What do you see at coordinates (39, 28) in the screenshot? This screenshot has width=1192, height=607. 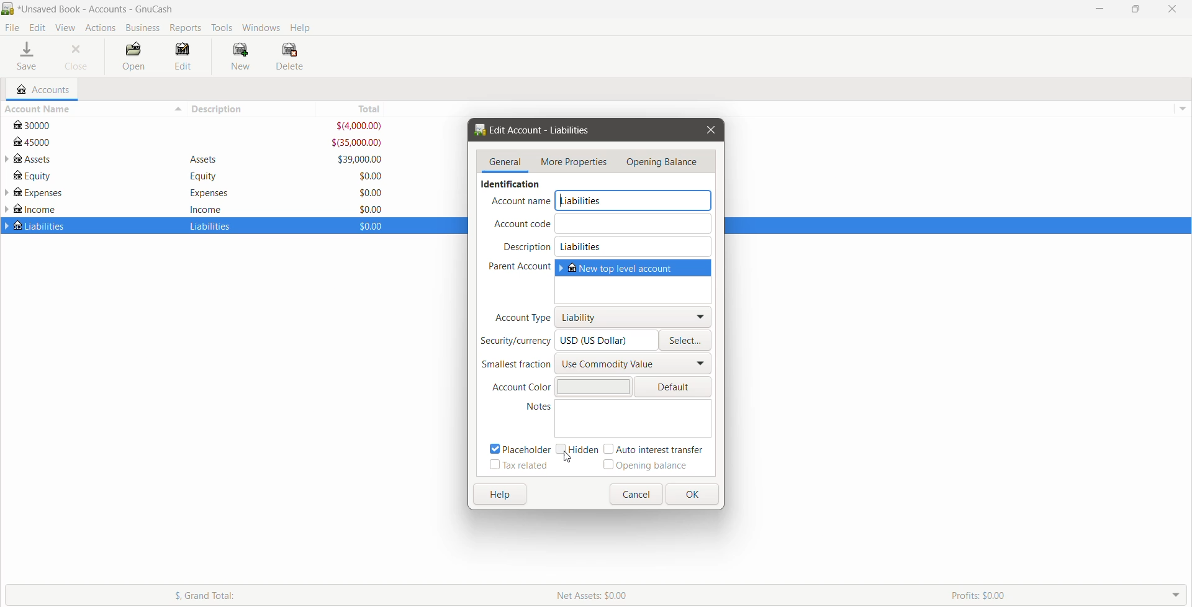 I see `Edit` at bounding box center [39, 28].